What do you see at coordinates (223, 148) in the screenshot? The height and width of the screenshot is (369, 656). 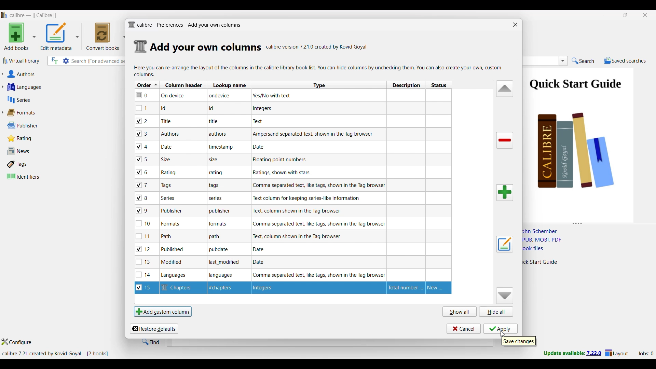 I see `note` at bounding box center [223, 148].